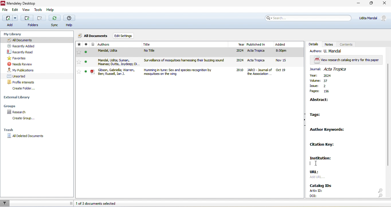 This screenshot has height=207, width=391. What do you see at coordinates (347, 60) in the screenshot?
I see `view research catalog` at bounding box center [347, 60].